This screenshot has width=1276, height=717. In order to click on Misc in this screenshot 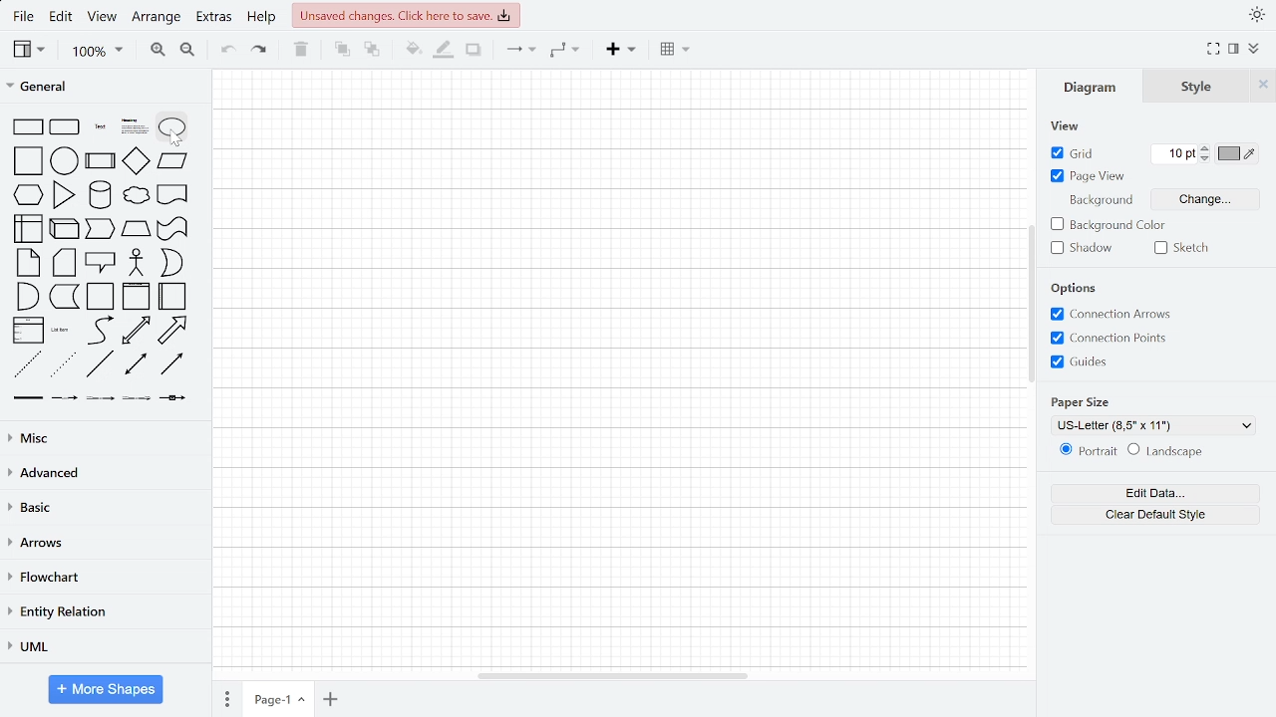, I will do `click(101, 438)`.